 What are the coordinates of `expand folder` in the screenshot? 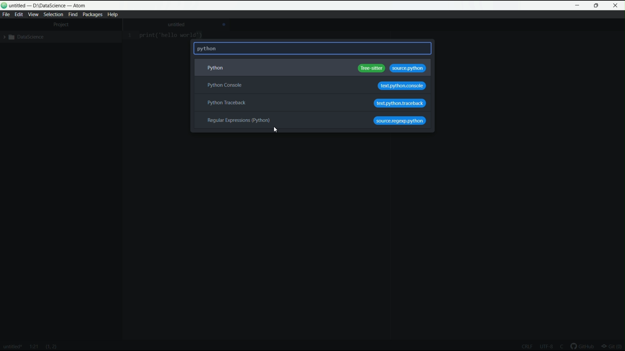 It's located at (23, 37).